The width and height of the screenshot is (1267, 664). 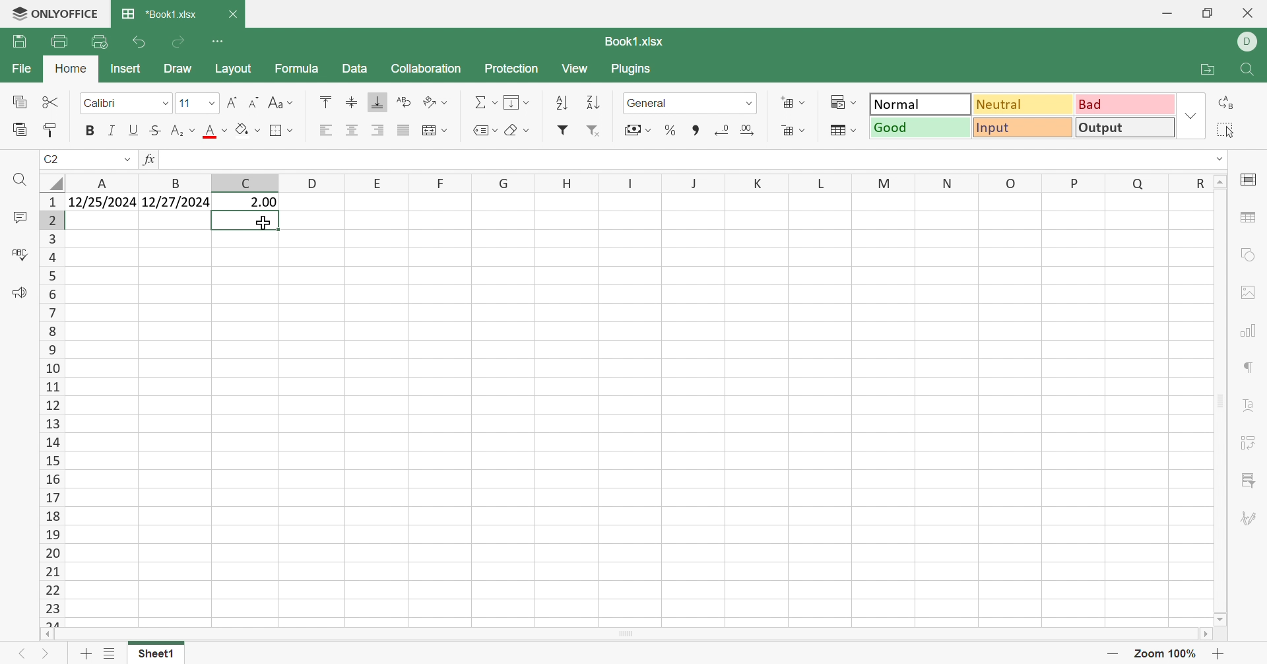 What do you see at coordinates (216, 132) in the screenshot?
I see `Fill color` at bounding box center [216, 132].